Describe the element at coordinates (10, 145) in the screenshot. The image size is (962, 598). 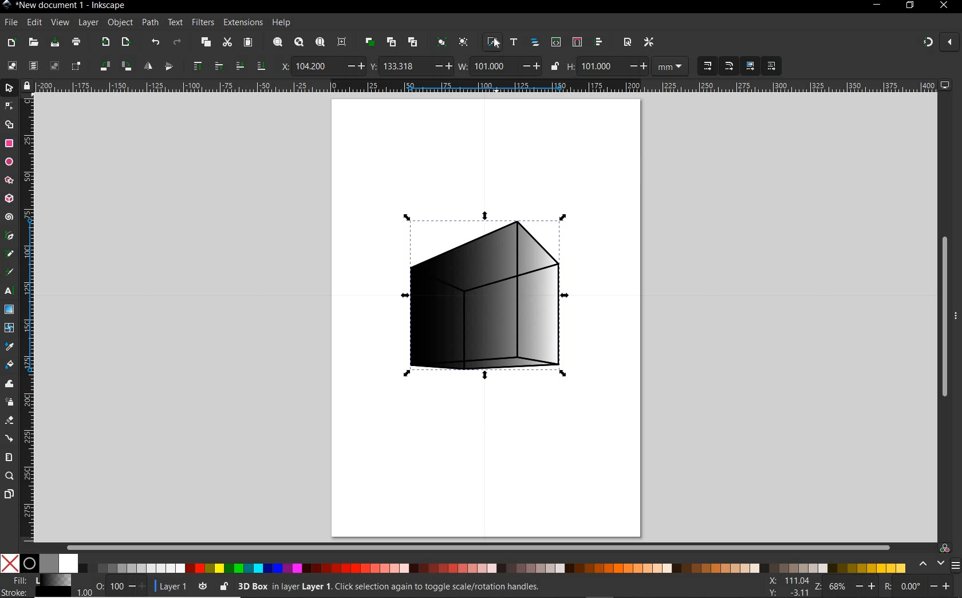
I see `RECTANGLE TOOL` at that location.